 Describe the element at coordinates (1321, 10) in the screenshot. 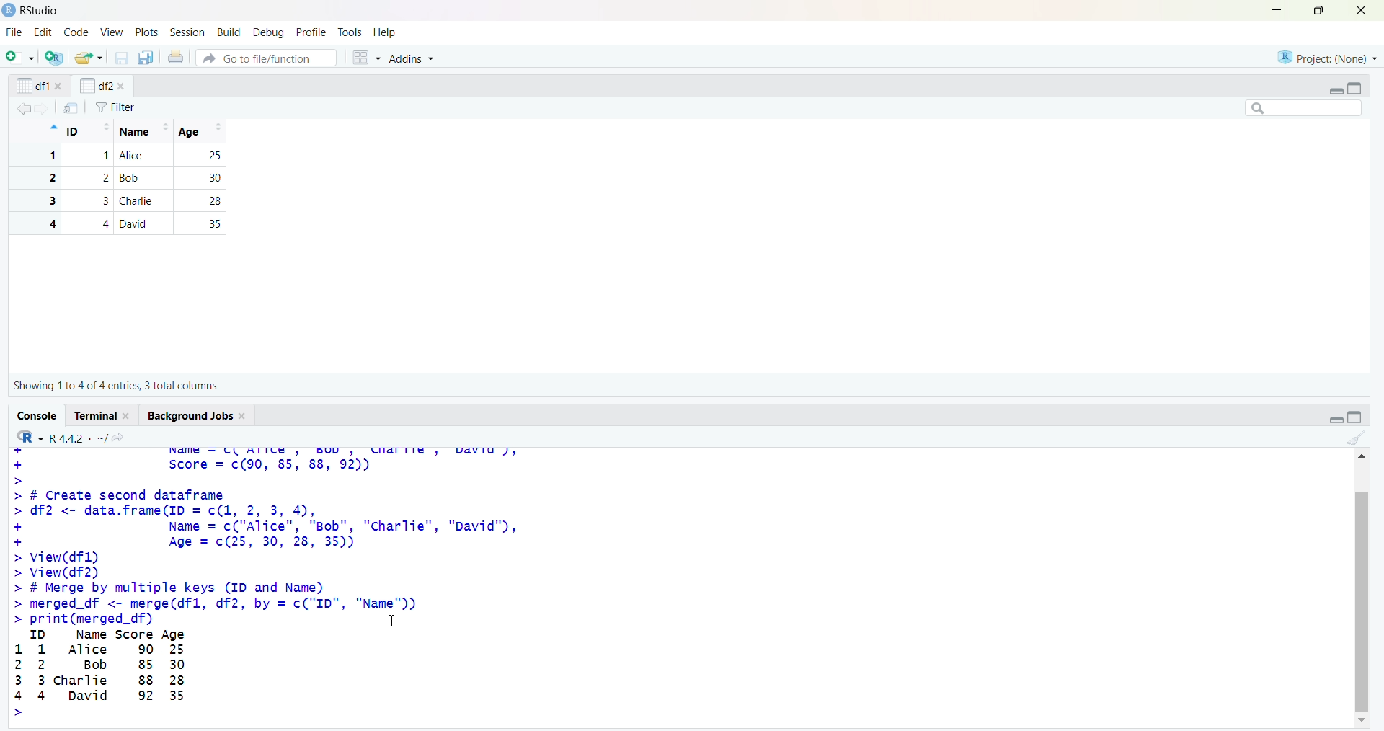

I see `maximize` at that location.